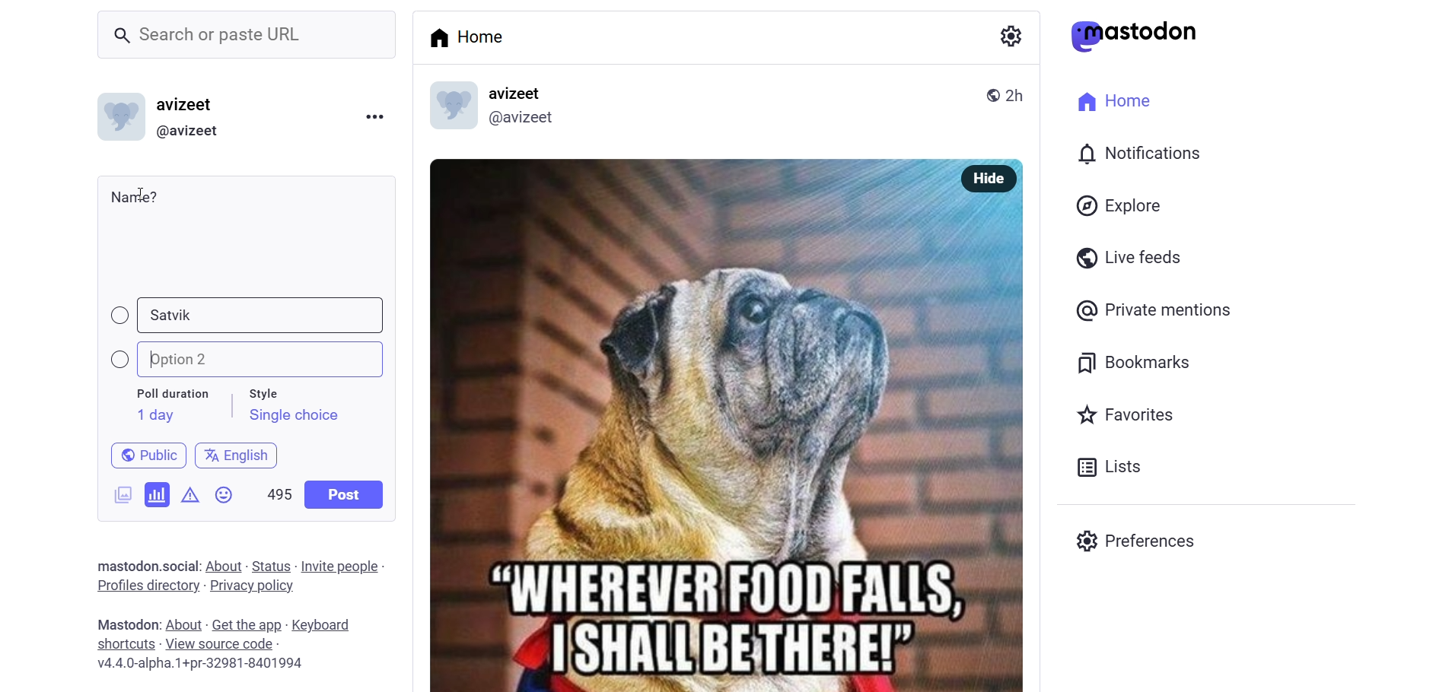 The image size is (1452, 692). What do you see at coordinates (202, 665) in the screenshot?
I see `version` at bounding box center [202, 665].